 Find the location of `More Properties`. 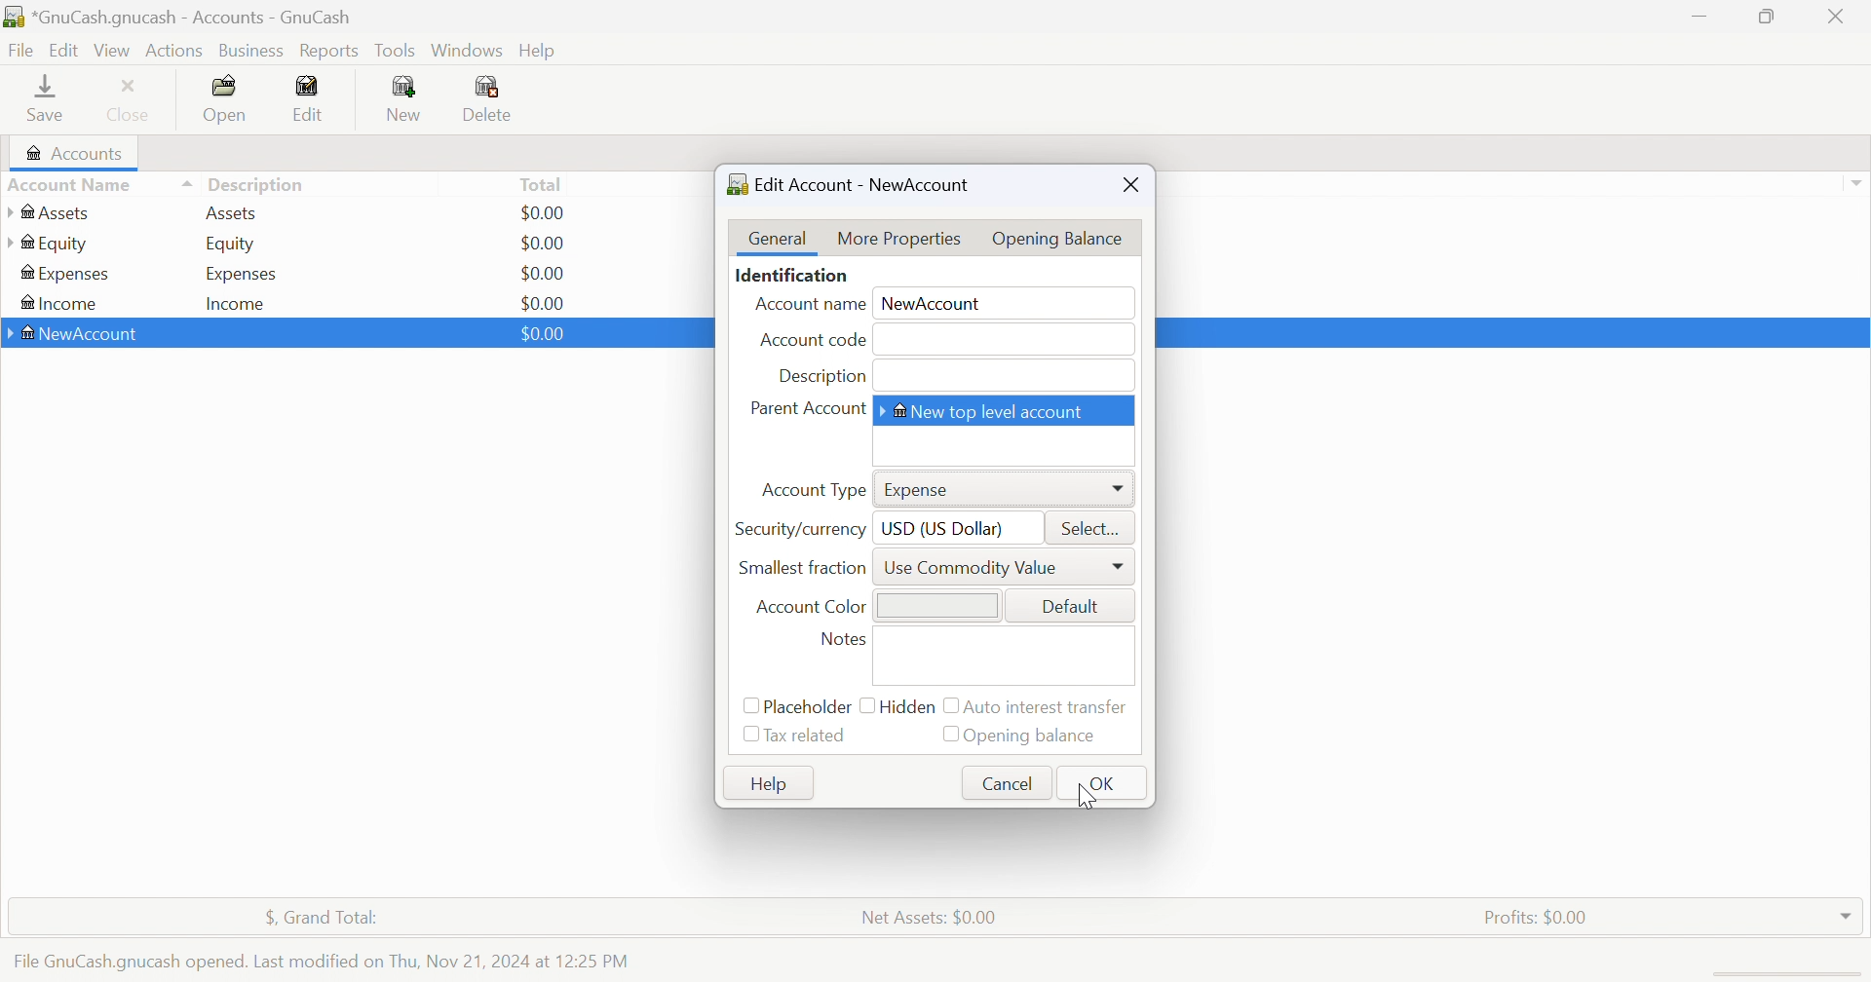

More Properties is located at coordinates (899, 237).